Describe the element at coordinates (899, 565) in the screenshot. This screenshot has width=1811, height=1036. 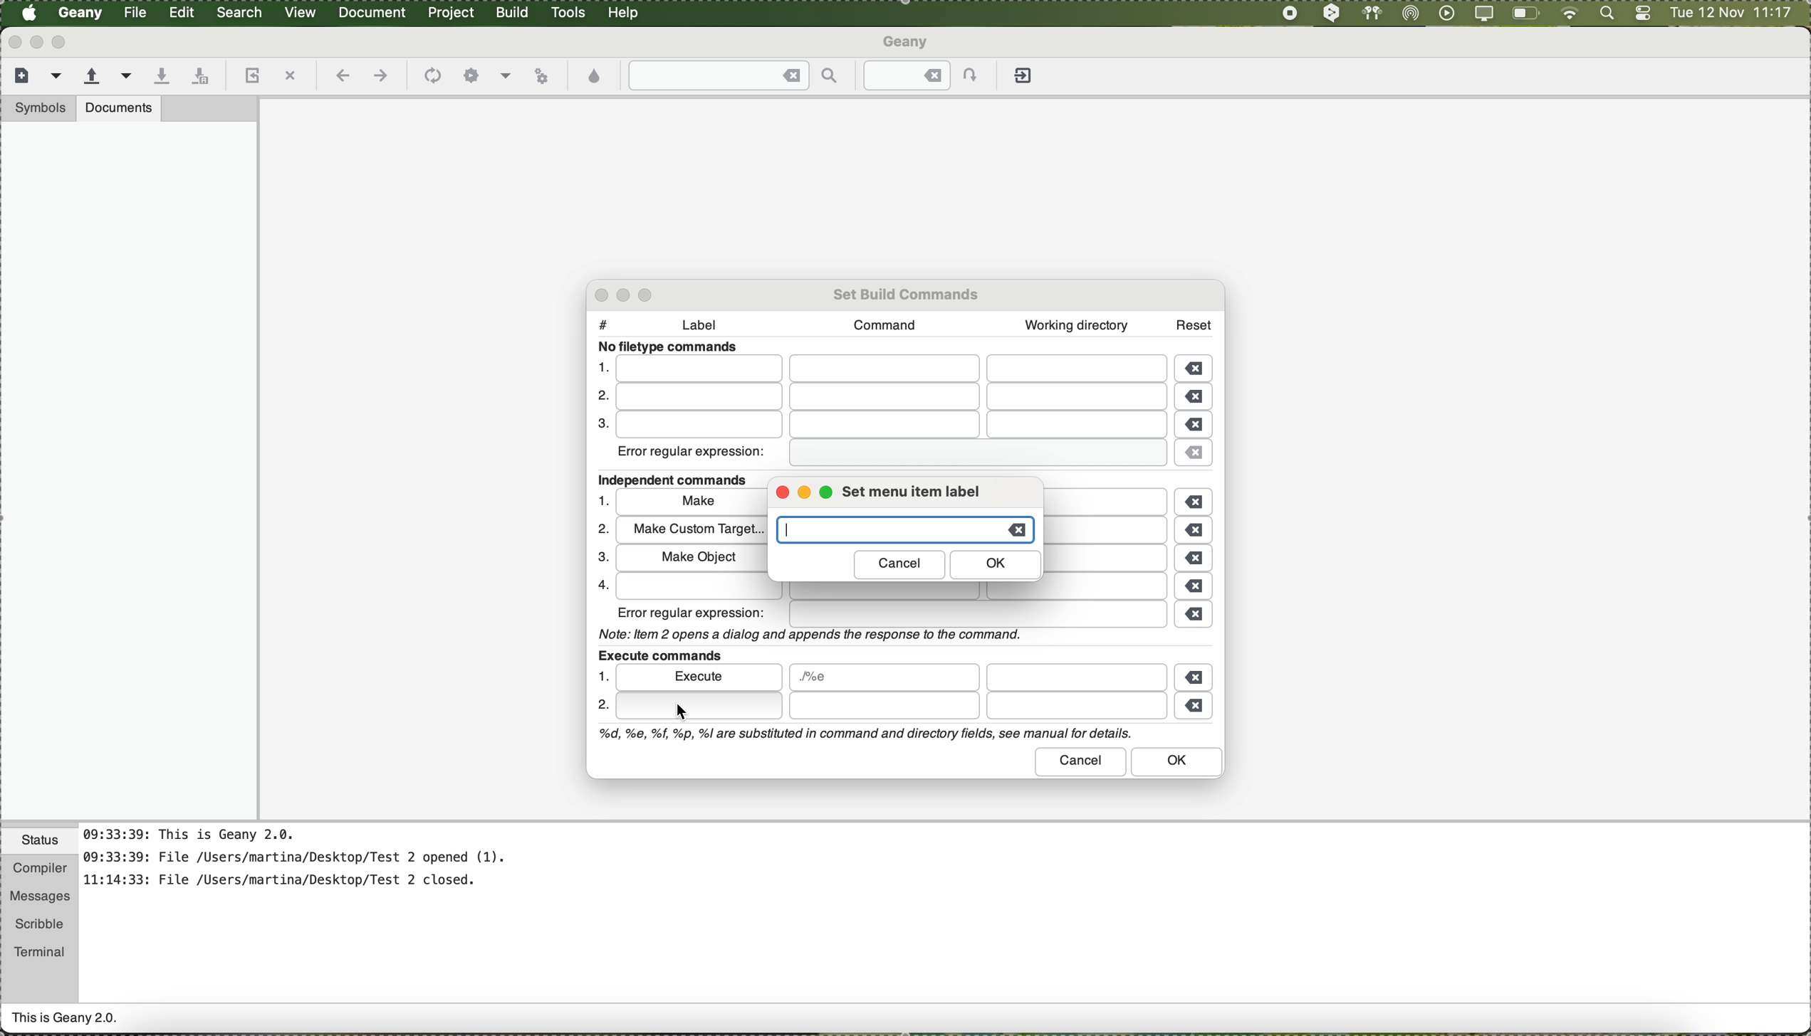
I see `cancel button` at that location.